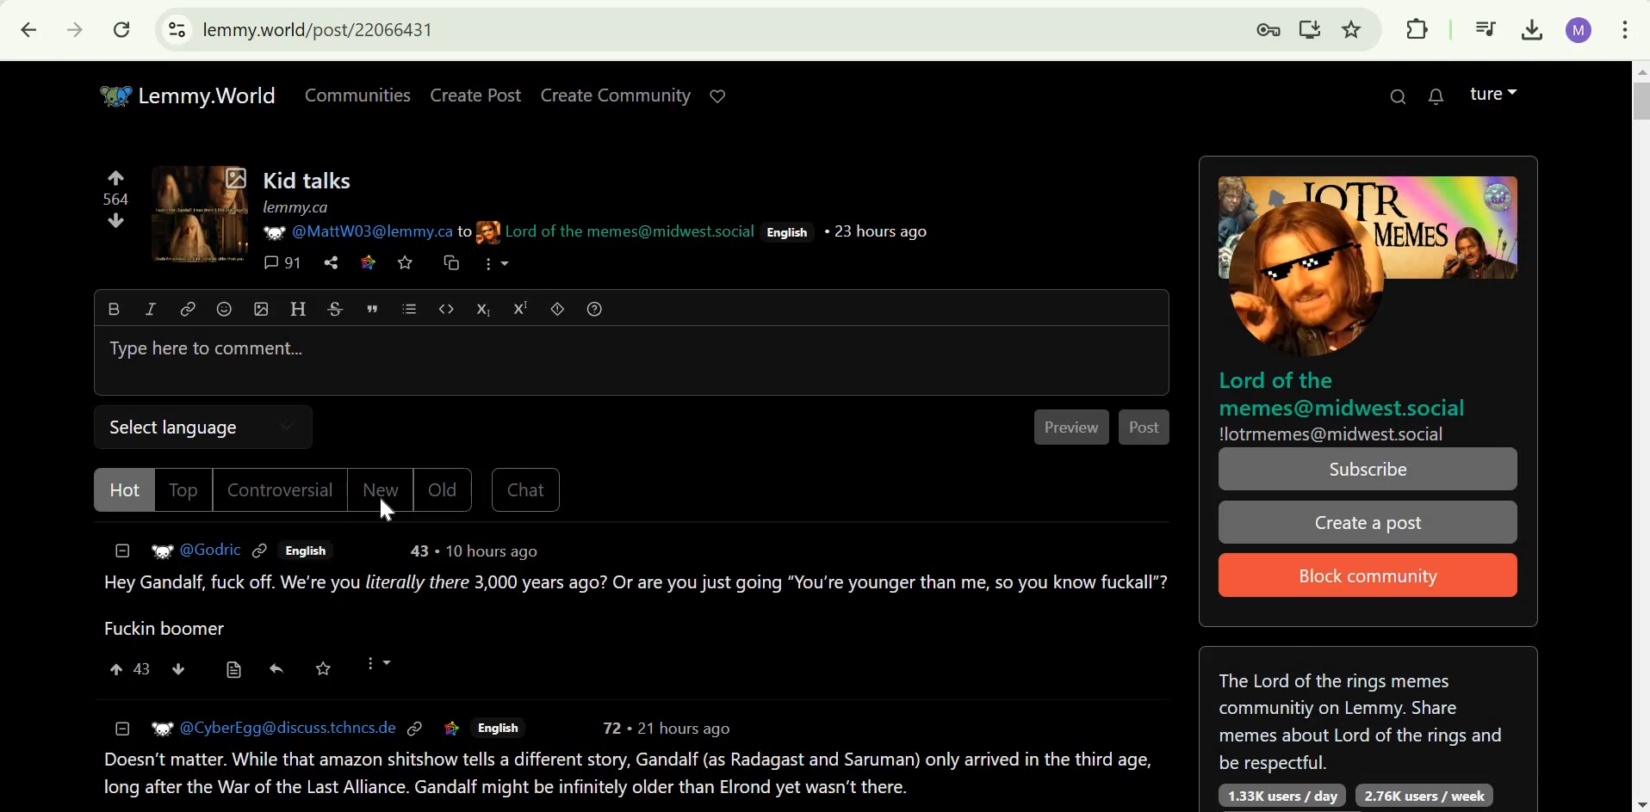  I want to click on Bookmark this page, so click(1351, 29).